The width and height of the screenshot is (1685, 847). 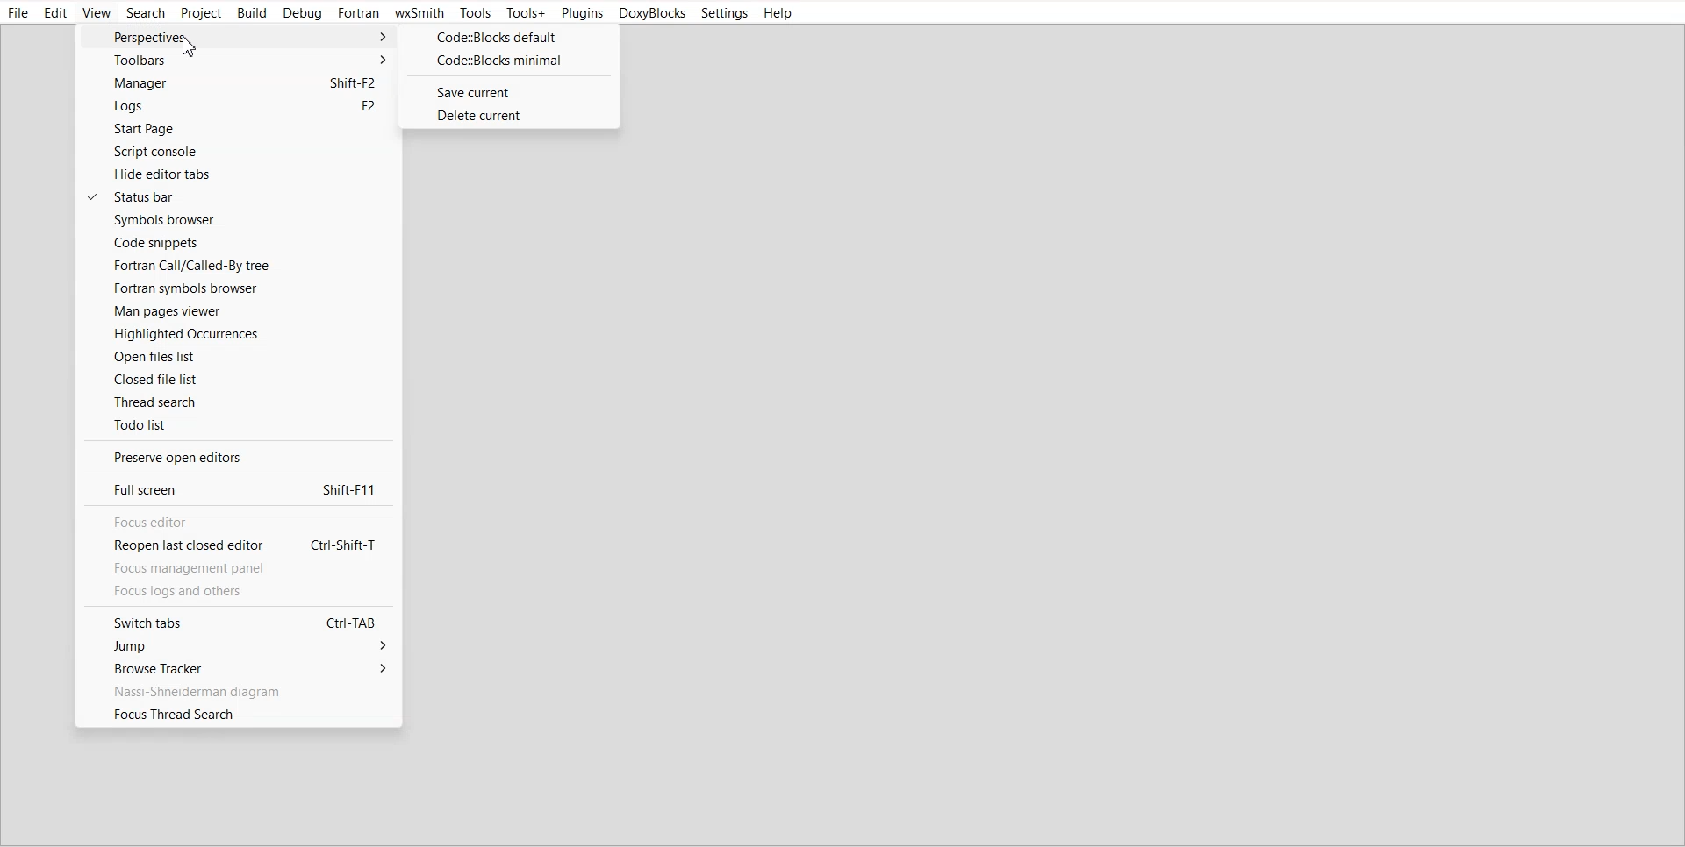 What do you see at coordinates (238, 242) in the screenshot?
I see `Code Snippets` at bounding box center [238, 242].